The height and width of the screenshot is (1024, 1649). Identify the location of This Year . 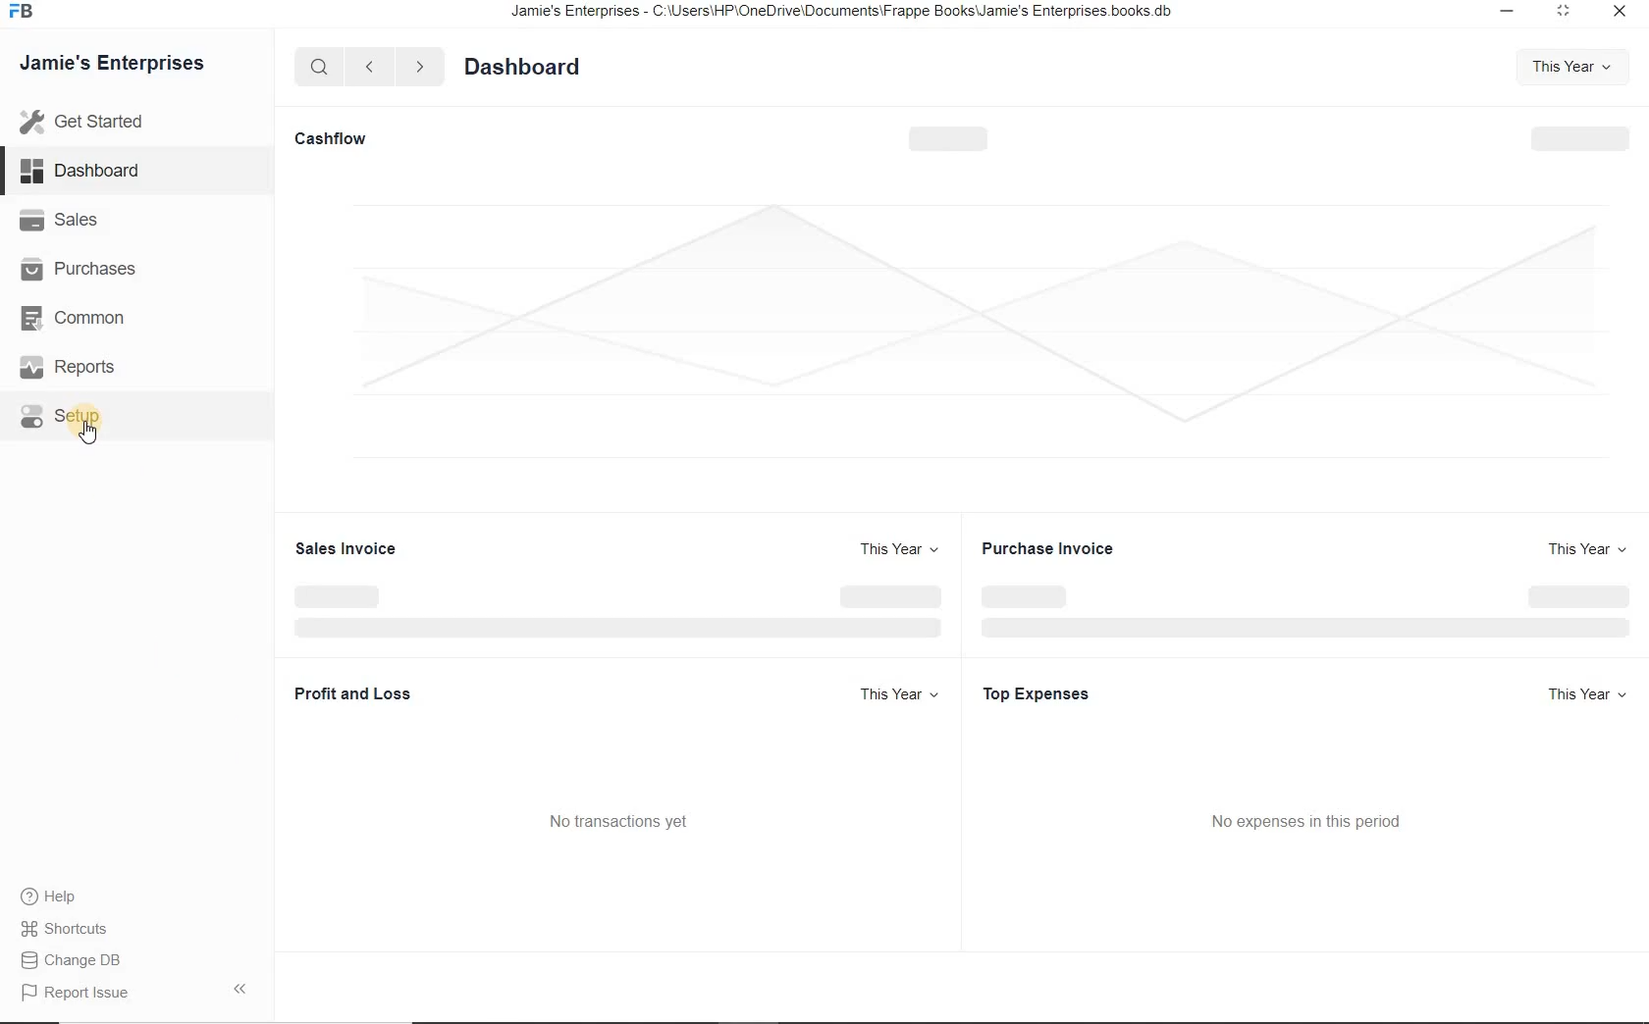
(1567, 67).